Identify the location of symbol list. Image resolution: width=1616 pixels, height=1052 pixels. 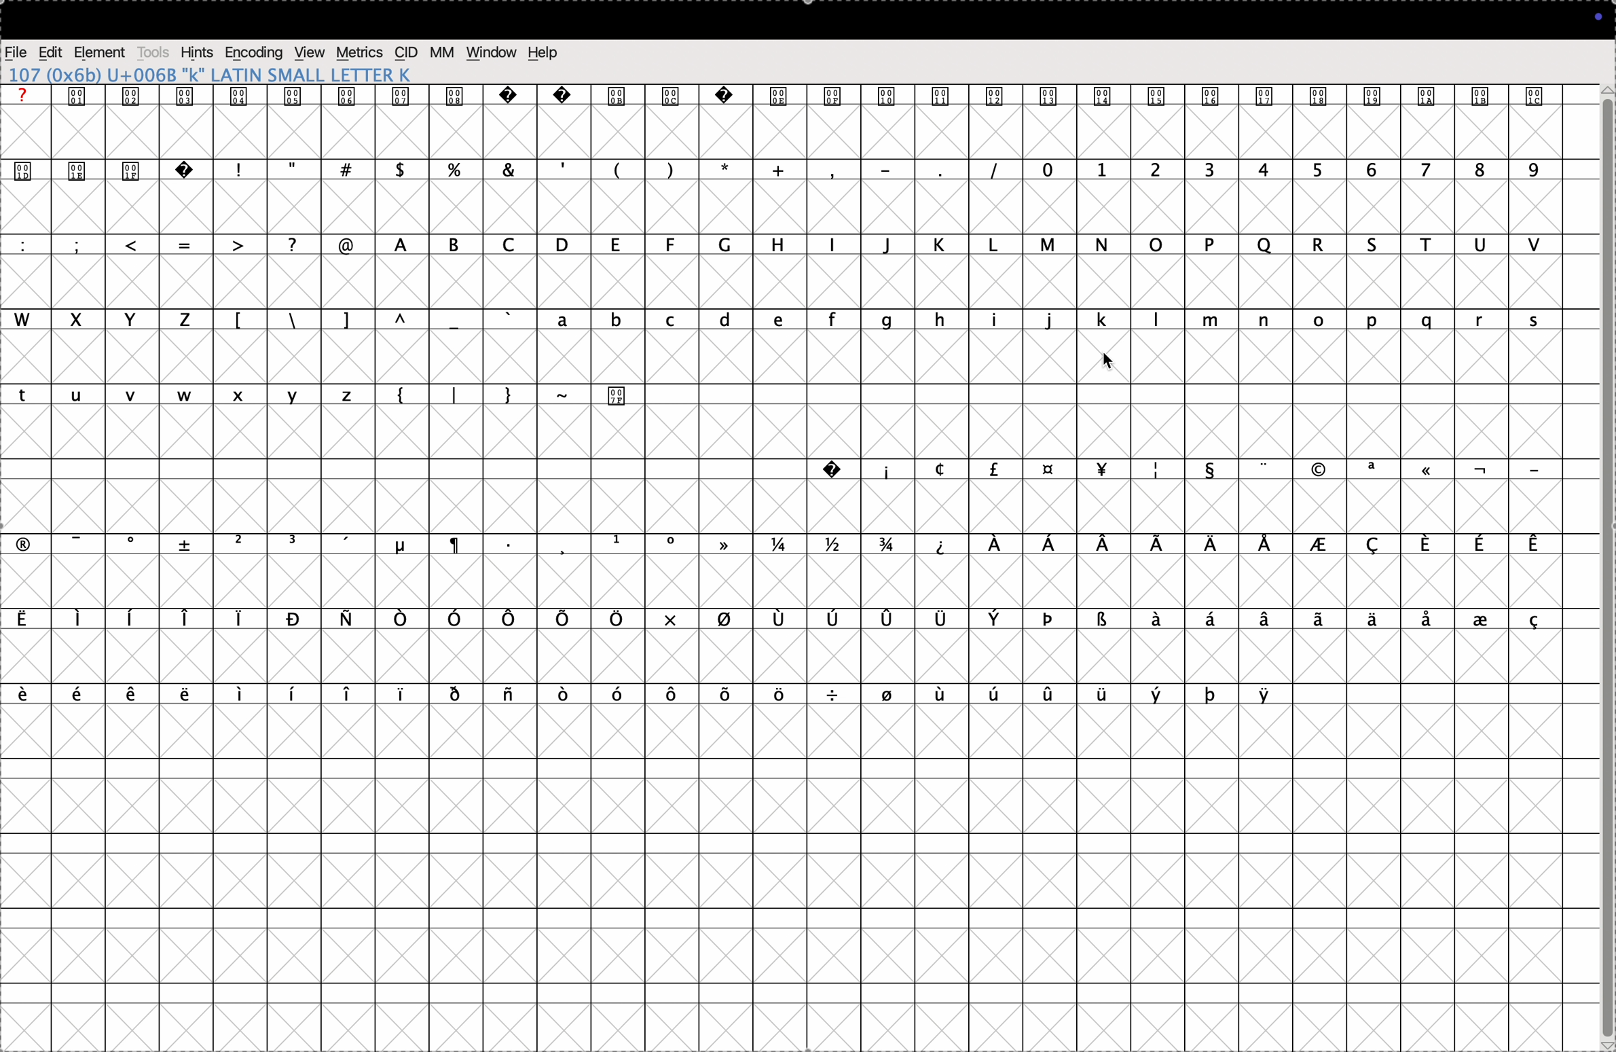
(1191, 471).